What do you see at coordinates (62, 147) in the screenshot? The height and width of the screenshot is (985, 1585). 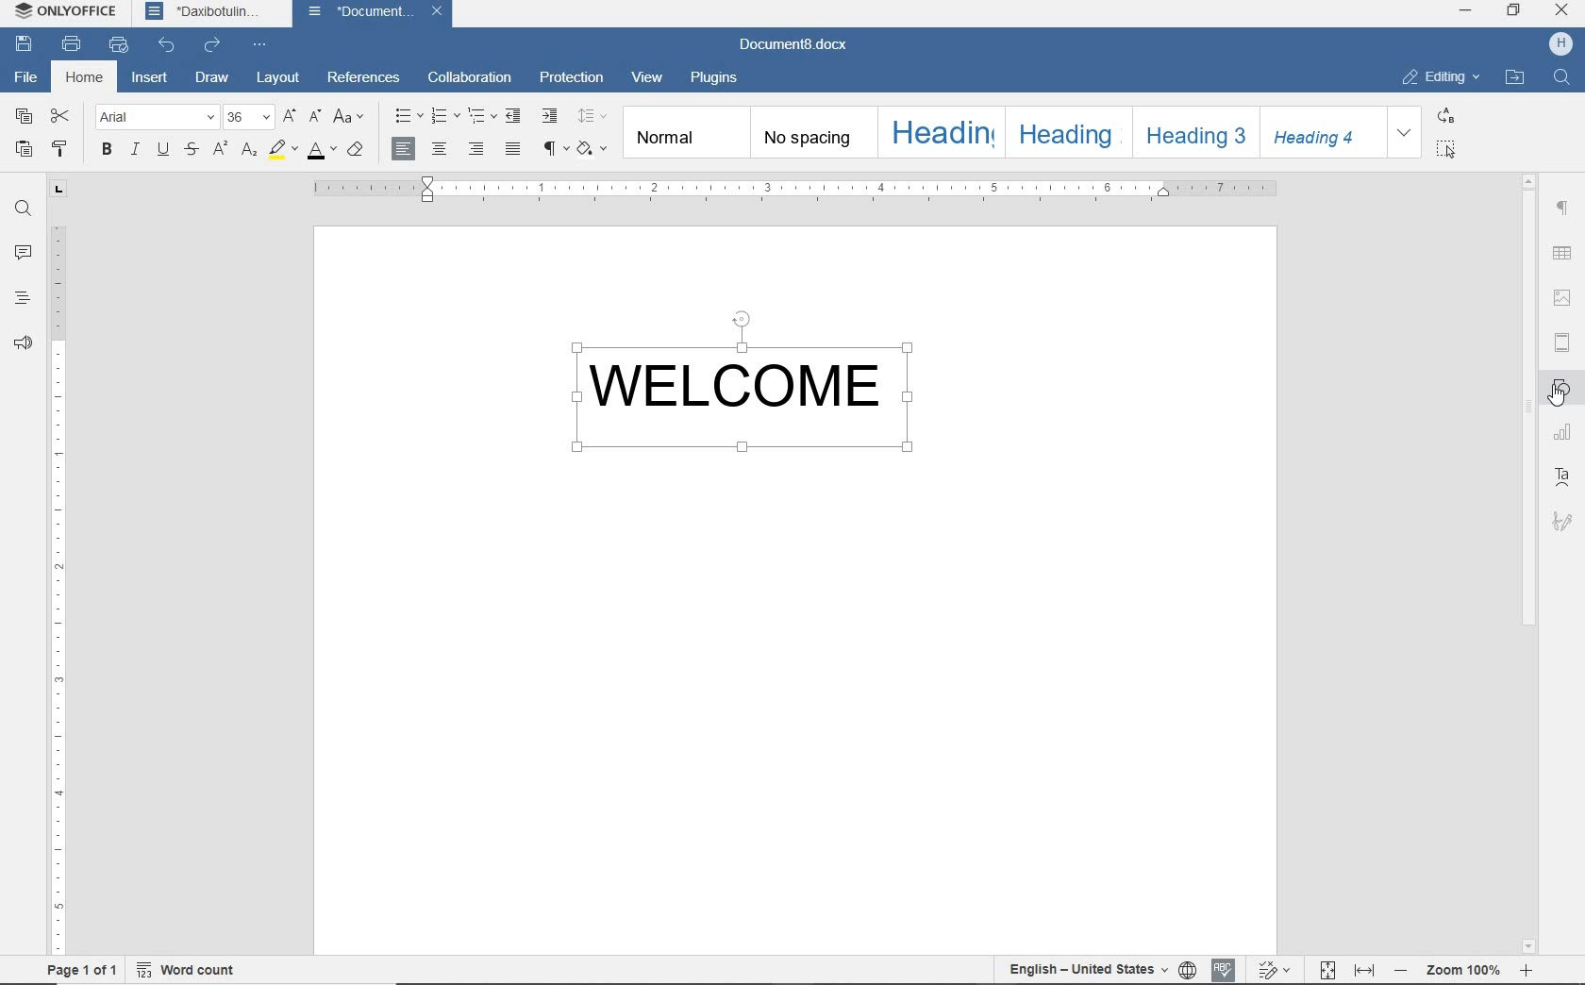 I see `COPY STYLE` at bounding box center [62, 147].